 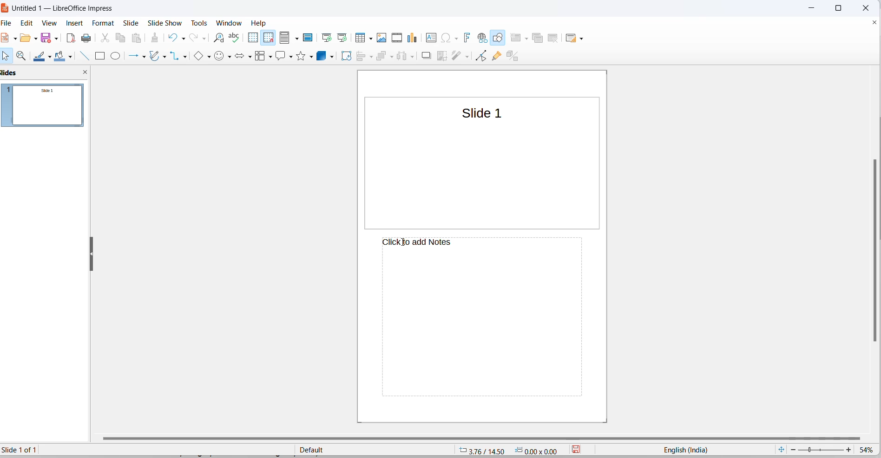 What do you see at coordinates (516, 57) in the screenshot?
I see `toggle extrusion` at bounding box center [516, 57].